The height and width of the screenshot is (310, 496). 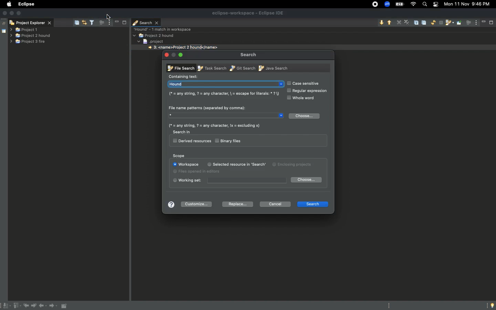 What do you see at coordinates (399, 4) in the screenshot?
I see `Charge` at bounding box center [399, 4].